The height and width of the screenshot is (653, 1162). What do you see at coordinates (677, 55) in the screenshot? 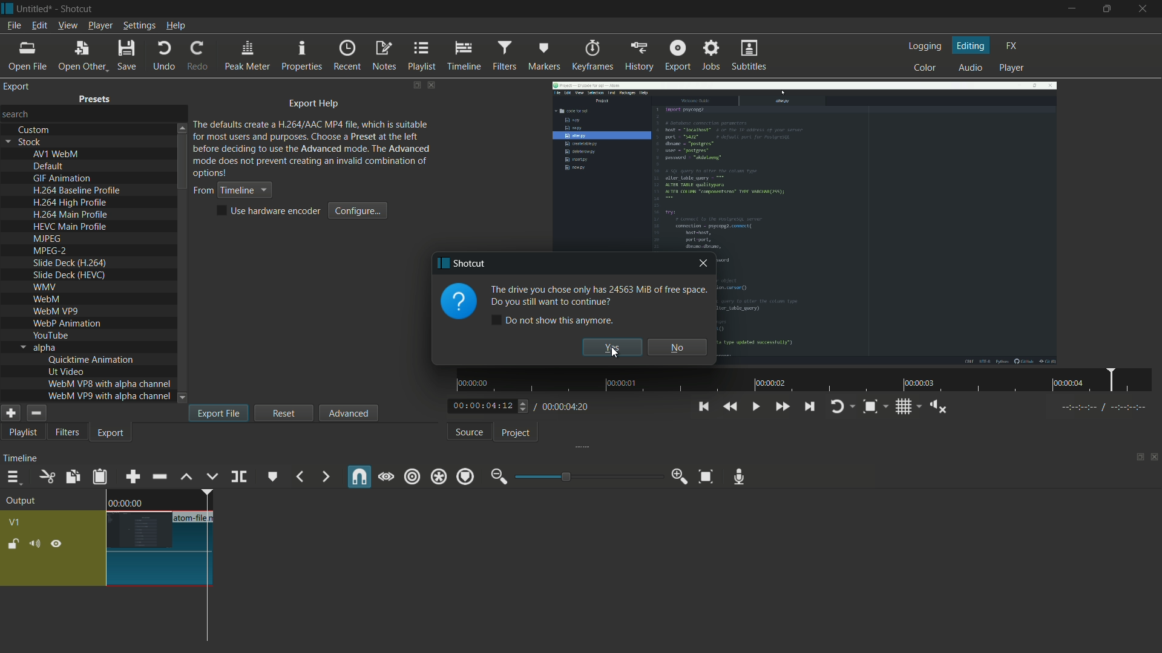
I see `export` at bounding box center [677, 55].